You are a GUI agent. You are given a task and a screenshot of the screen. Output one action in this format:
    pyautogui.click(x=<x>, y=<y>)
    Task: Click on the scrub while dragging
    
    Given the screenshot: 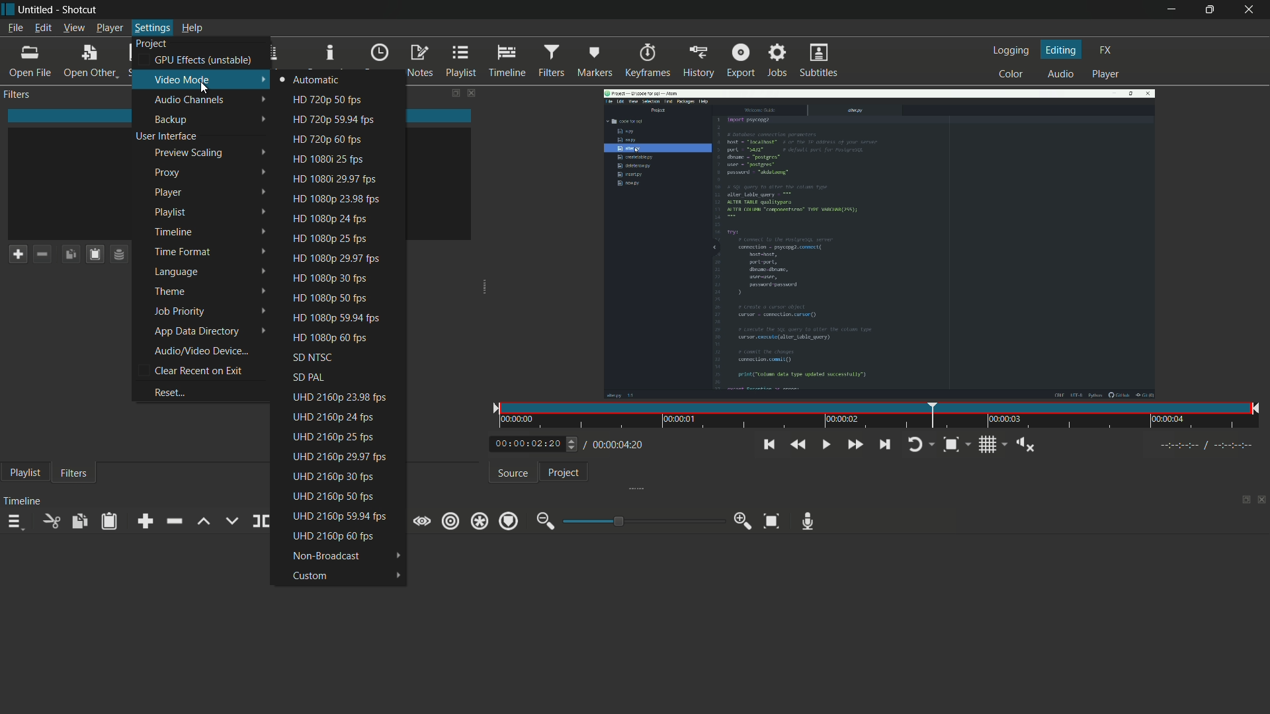 What is the action you would take?
    pyautogui.click(x=423, y=520)
    